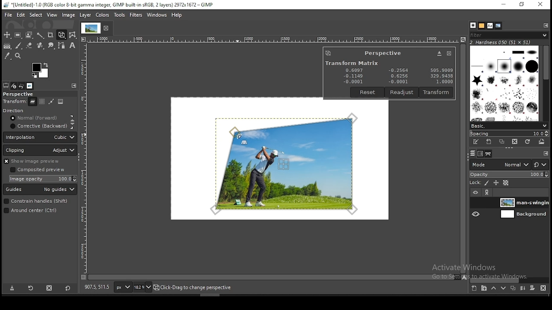 The image size is (552, 310). What do you see at coordinates (505, 183) in the screenshot?
I see `lock alpha channel` at bounding box center [505, 183].